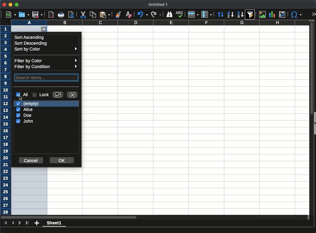 The image size is (316, 233). I want to click on first sheet, so click(5, 223).